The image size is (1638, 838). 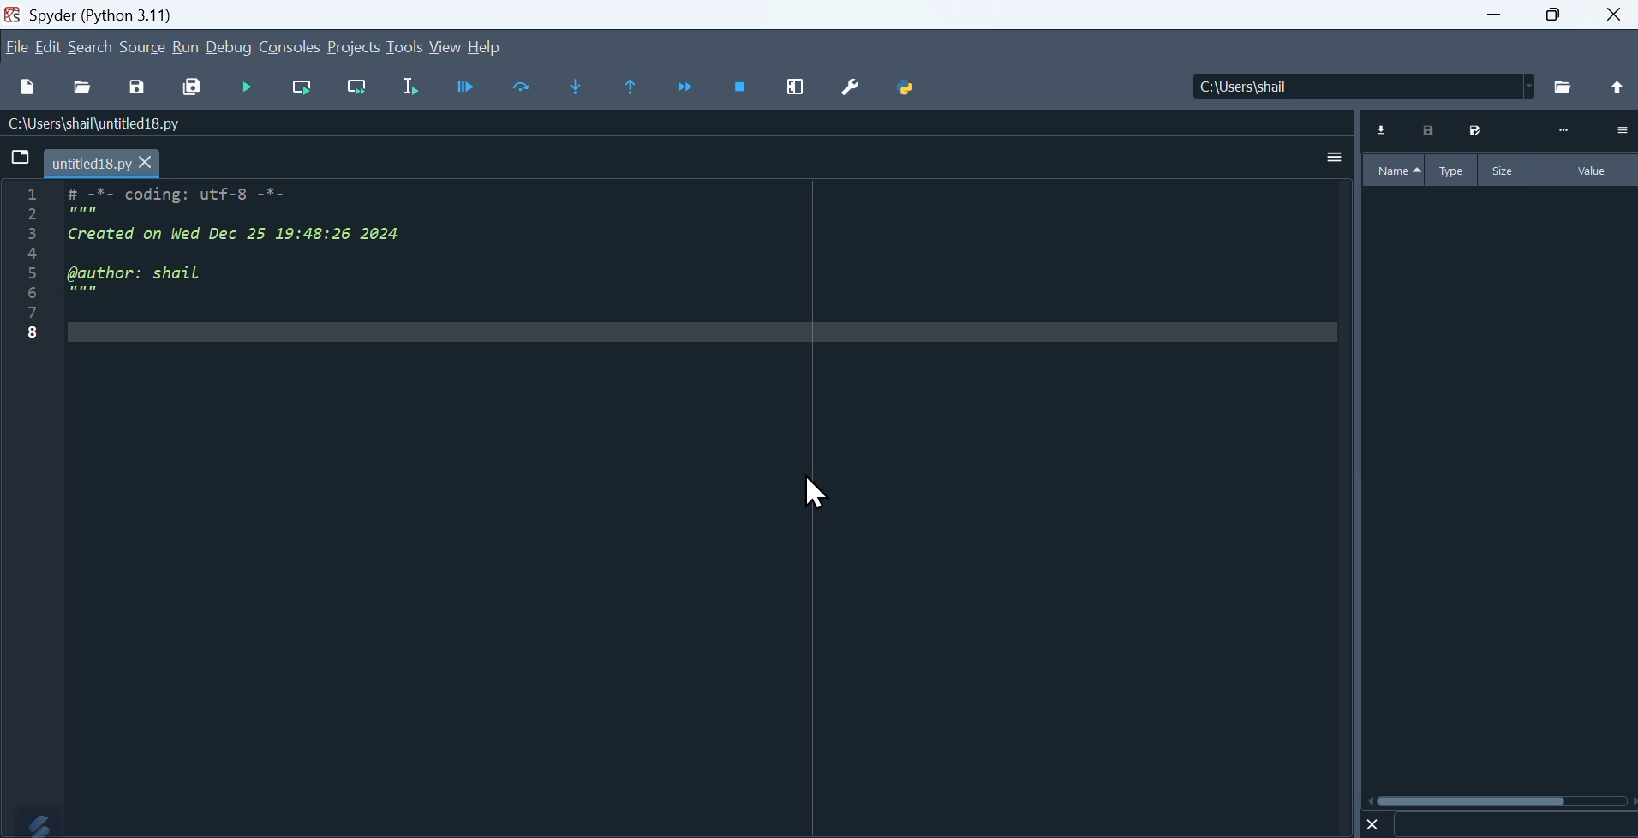 I want to click on C:\Users\shail\untitled18.py, so click(x=91, y=125).